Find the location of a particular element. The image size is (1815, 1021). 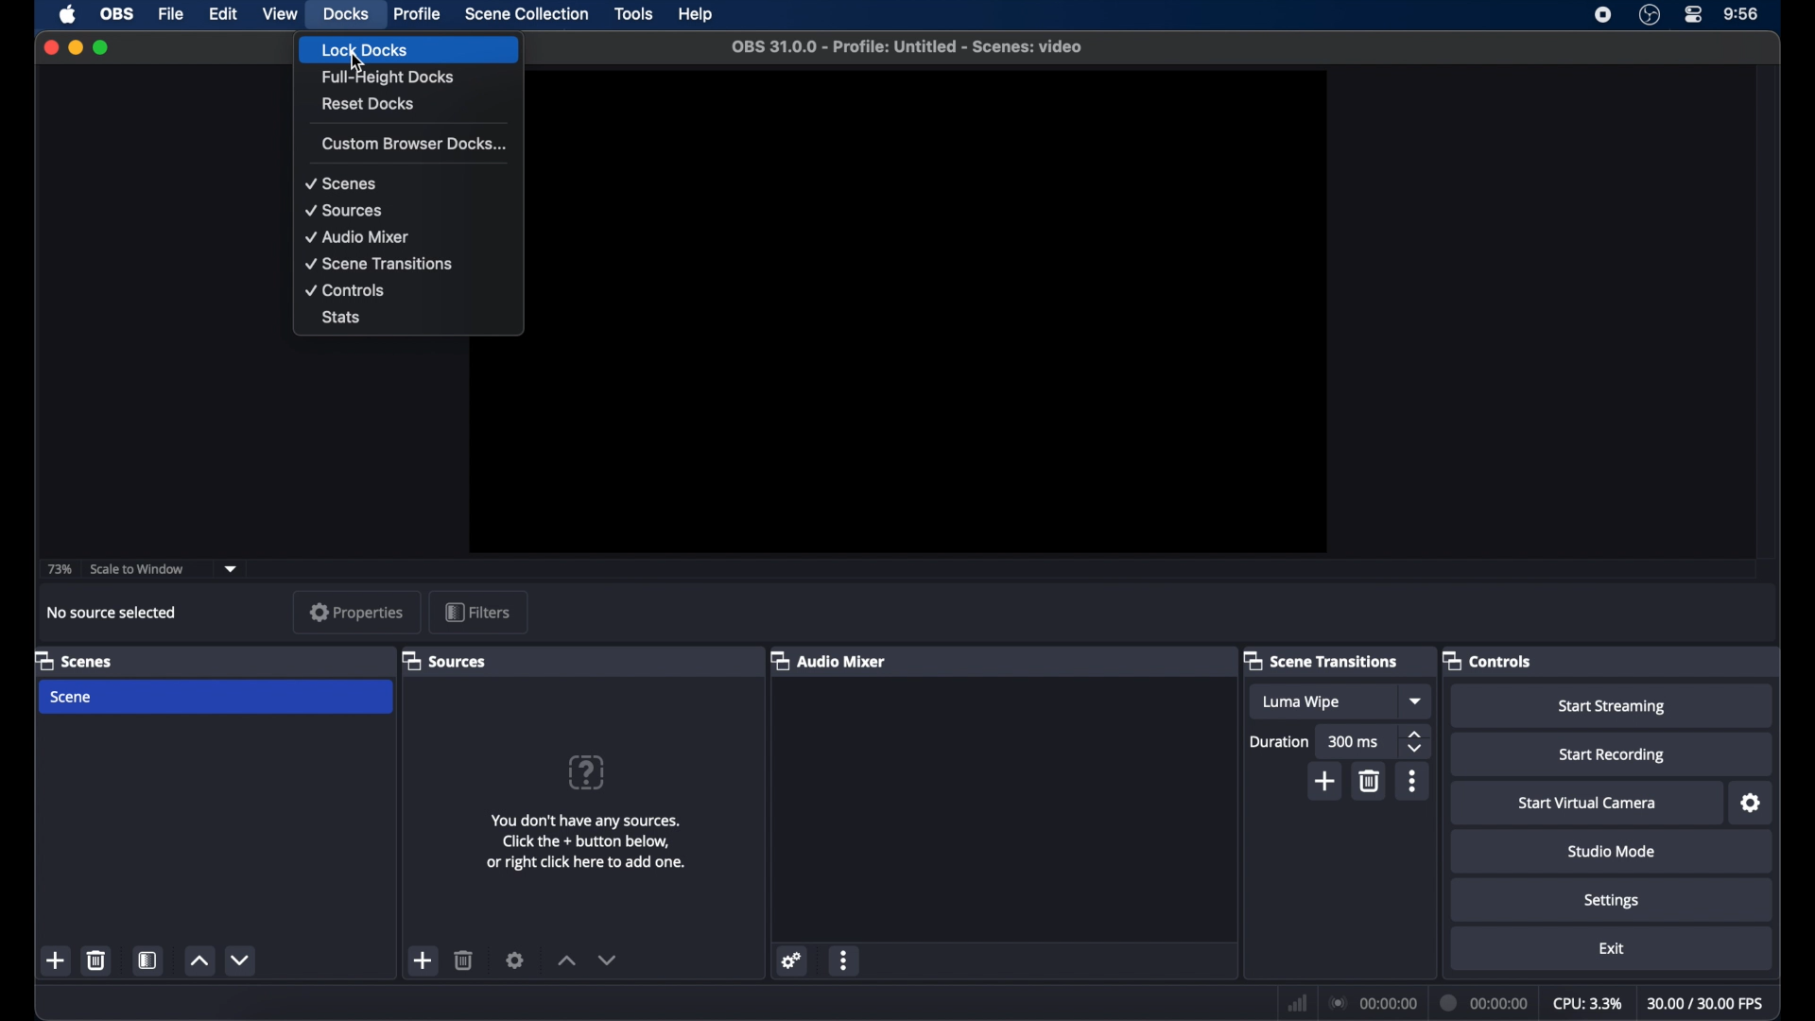

exit is located at coordinates (1612, 948).